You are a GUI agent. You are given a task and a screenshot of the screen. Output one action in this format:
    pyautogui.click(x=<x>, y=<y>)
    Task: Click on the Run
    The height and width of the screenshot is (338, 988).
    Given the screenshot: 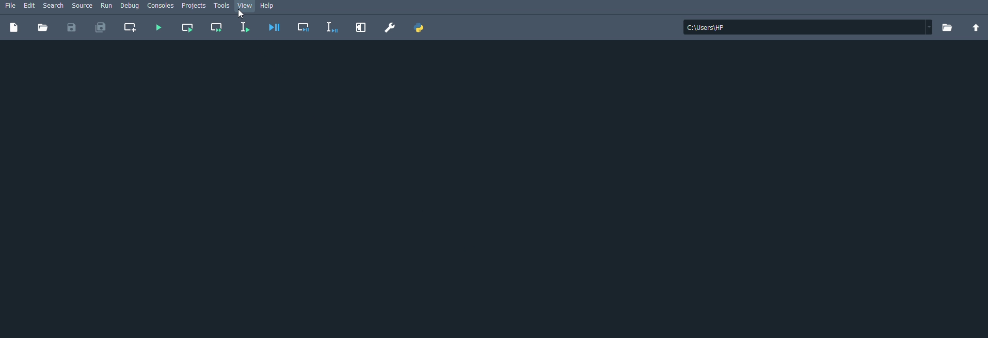 What is the action you would take?
    pyautogui.click(x=107, y=7)
    